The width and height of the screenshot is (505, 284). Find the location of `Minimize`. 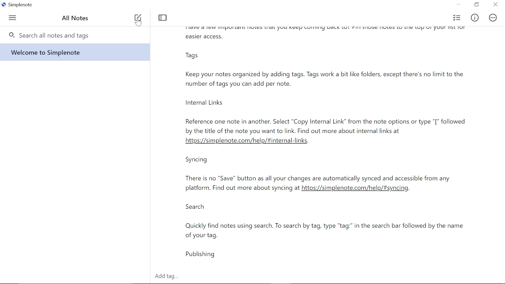

Minimize is located at coordinates (457, 6).